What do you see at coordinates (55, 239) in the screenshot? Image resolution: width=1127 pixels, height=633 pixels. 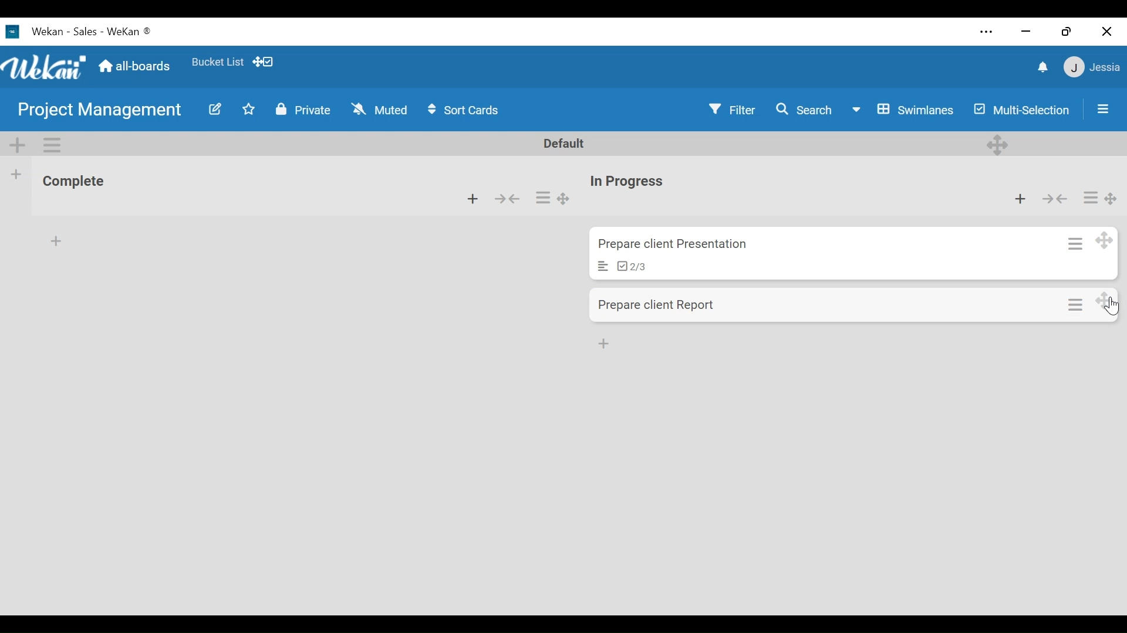 I see `Add card at the bottom of the list` at bounding box center [55, 239].